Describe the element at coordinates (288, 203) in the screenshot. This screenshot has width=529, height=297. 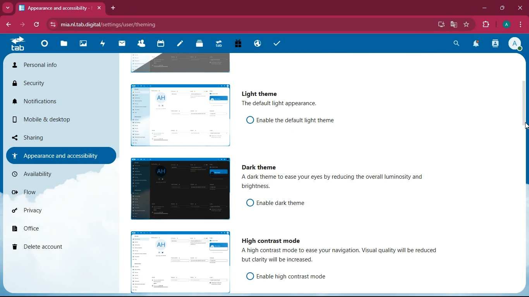
I see `enable` at that location.